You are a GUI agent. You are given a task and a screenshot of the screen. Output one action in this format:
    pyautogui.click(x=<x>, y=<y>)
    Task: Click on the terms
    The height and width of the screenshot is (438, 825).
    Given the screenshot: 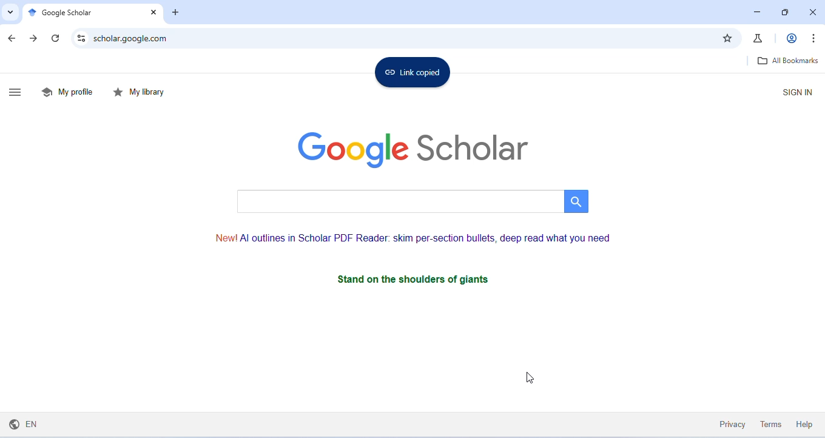 What is the action you would take?
    pyautogui.click(x=772, y=423)
    